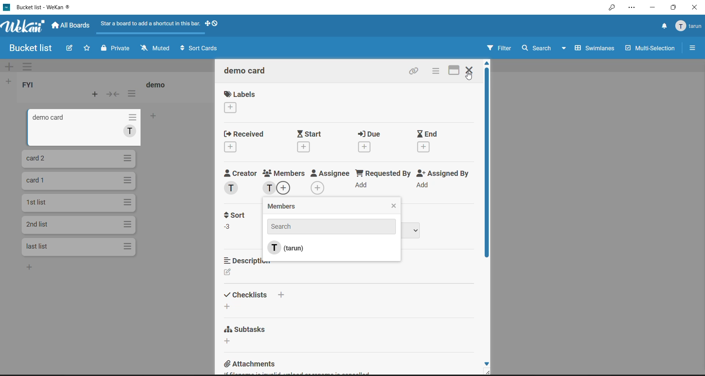 The width and height of the screenshot is (705, 376). I want to click on requested by, so click(383, 174).